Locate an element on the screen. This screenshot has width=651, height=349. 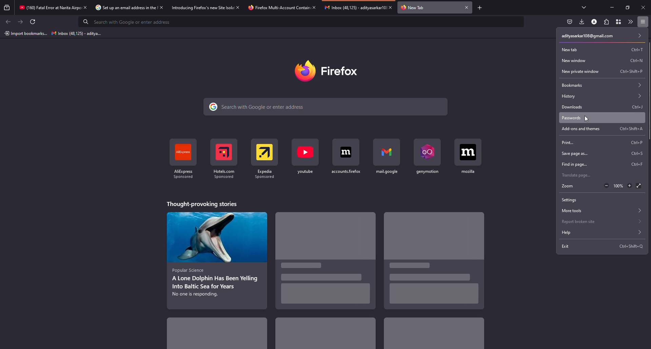
save to pocket is located at coordinates (570, 22).